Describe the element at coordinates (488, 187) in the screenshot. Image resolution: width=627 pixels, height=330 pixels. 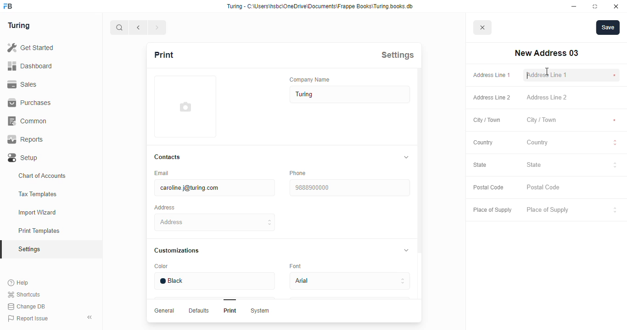
I see `postal code` at that location.